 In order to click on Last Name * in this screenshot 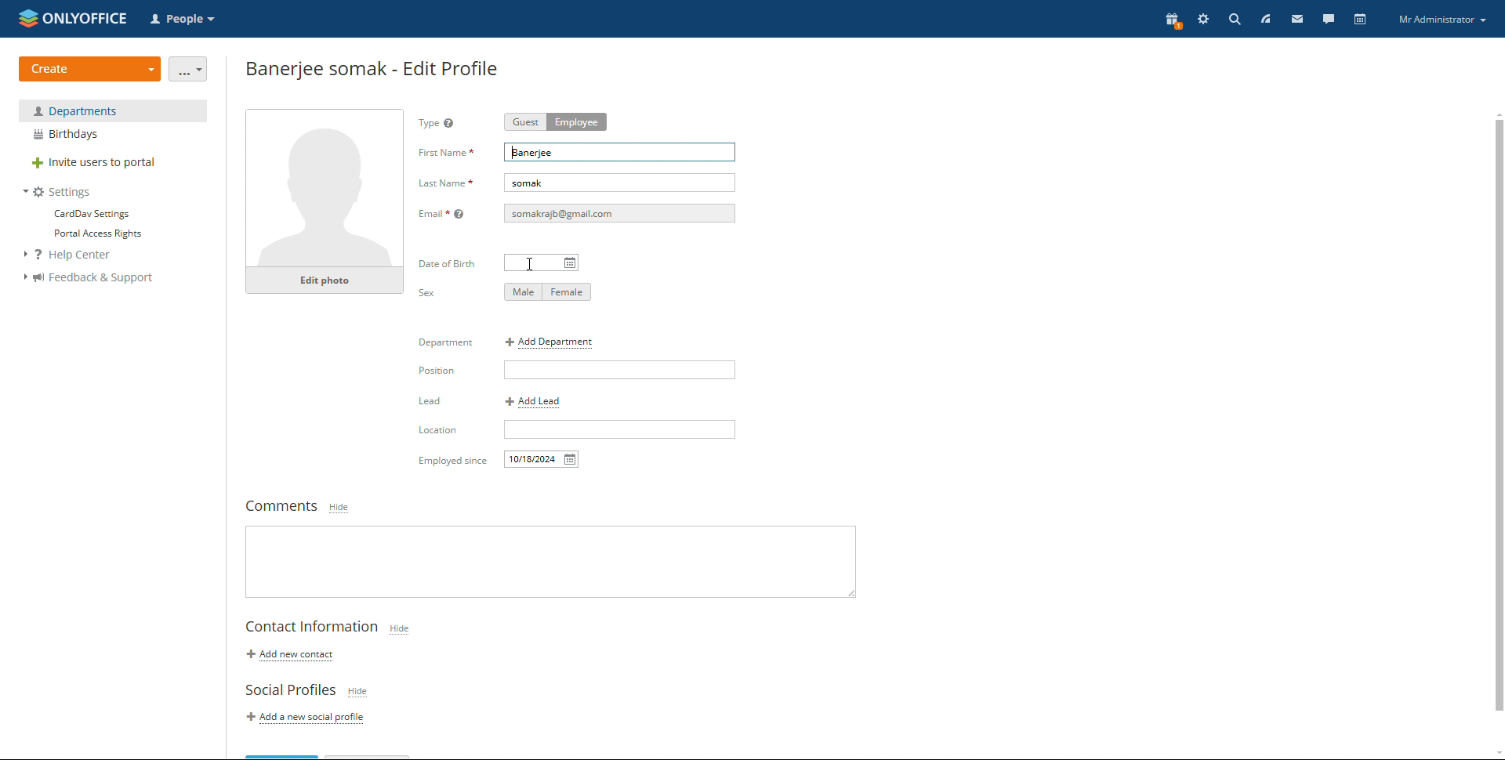, I will do `click(445, 185)`.